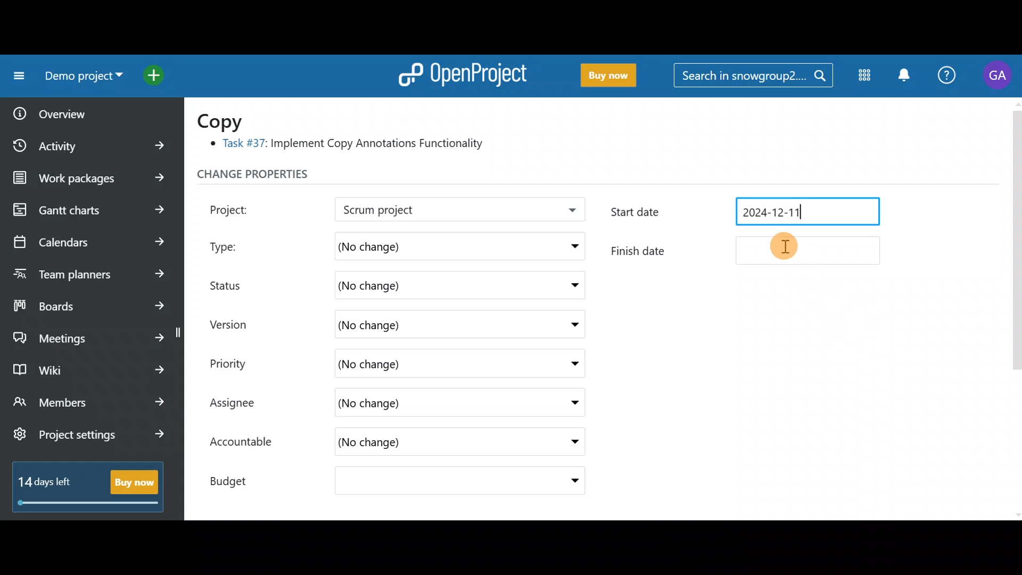 The height and width of the screenshot is (575, 1022). What do you see at coordinates (89, 404) in the screenshot?
I see `Members` at bounding box center [89, 404].